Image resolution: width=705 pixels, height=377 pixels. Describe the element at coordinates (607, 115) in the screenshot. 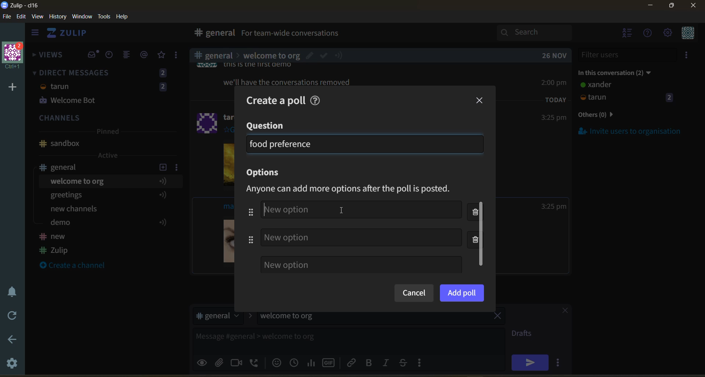

I see `others` at that location.